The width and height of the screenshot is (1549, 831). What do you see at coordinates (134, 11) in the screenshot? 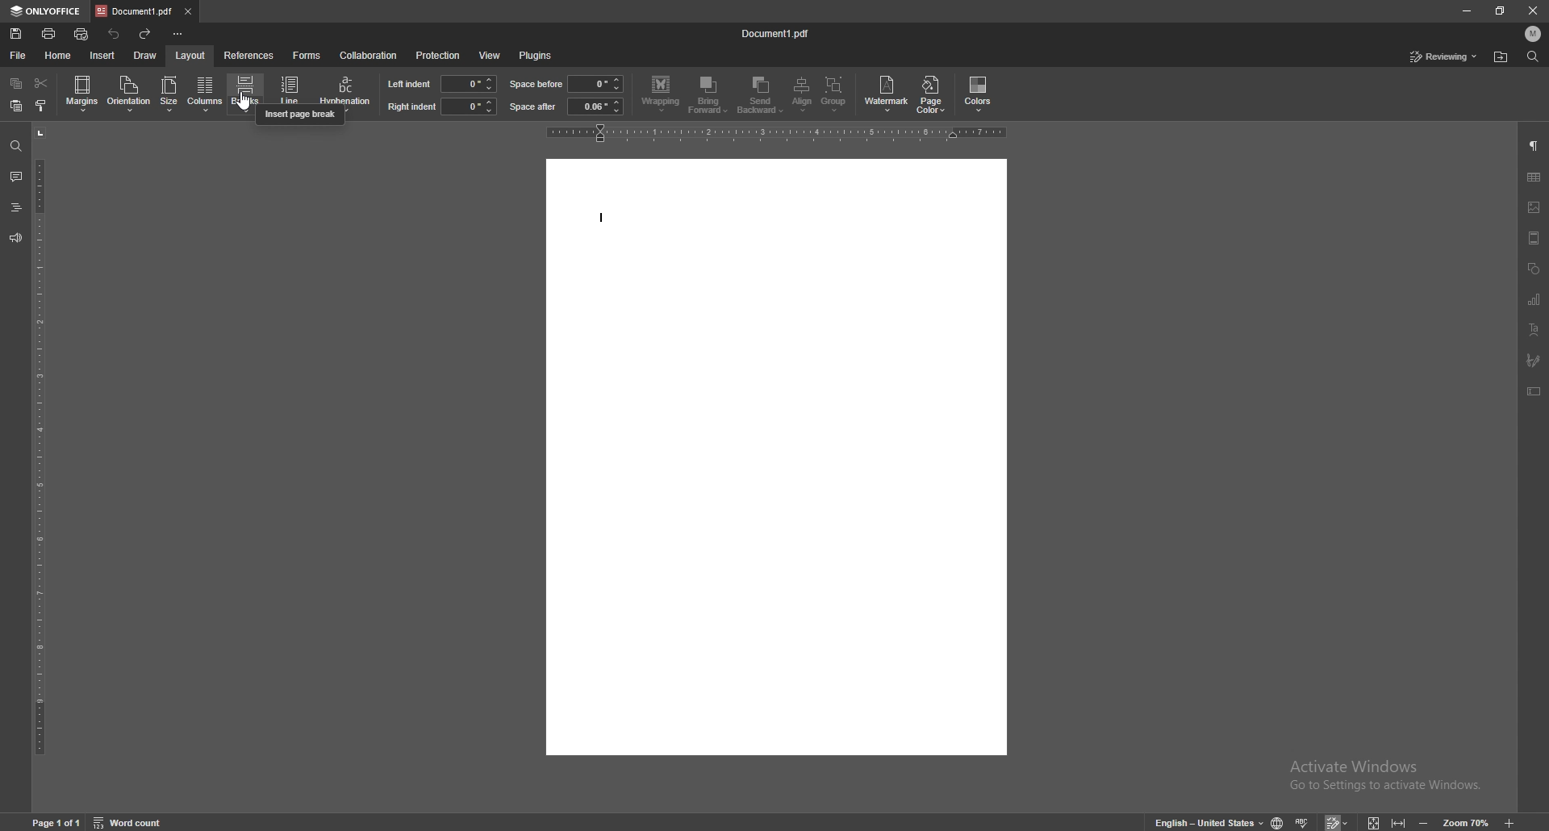
I see `tab` at bounding box center [134, 11].